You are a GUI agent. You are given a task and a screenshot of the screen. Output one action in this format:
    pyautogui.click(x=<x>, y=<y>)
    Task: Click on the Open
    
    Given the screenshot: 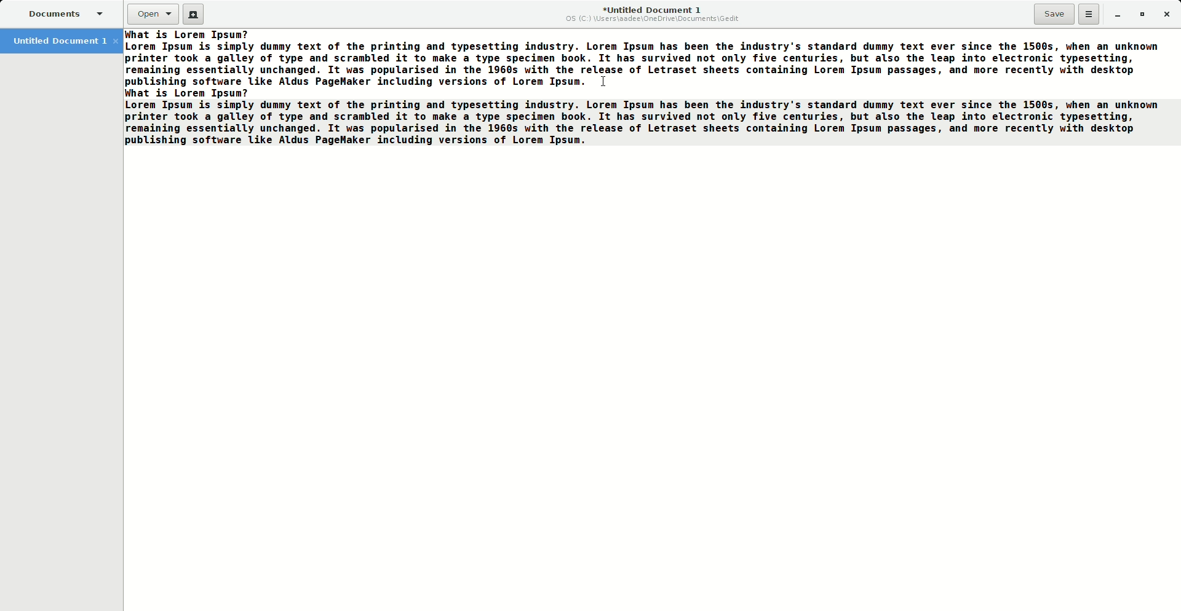 What is the action you would take?
    pyautogui.click(x=153, y=14)
    